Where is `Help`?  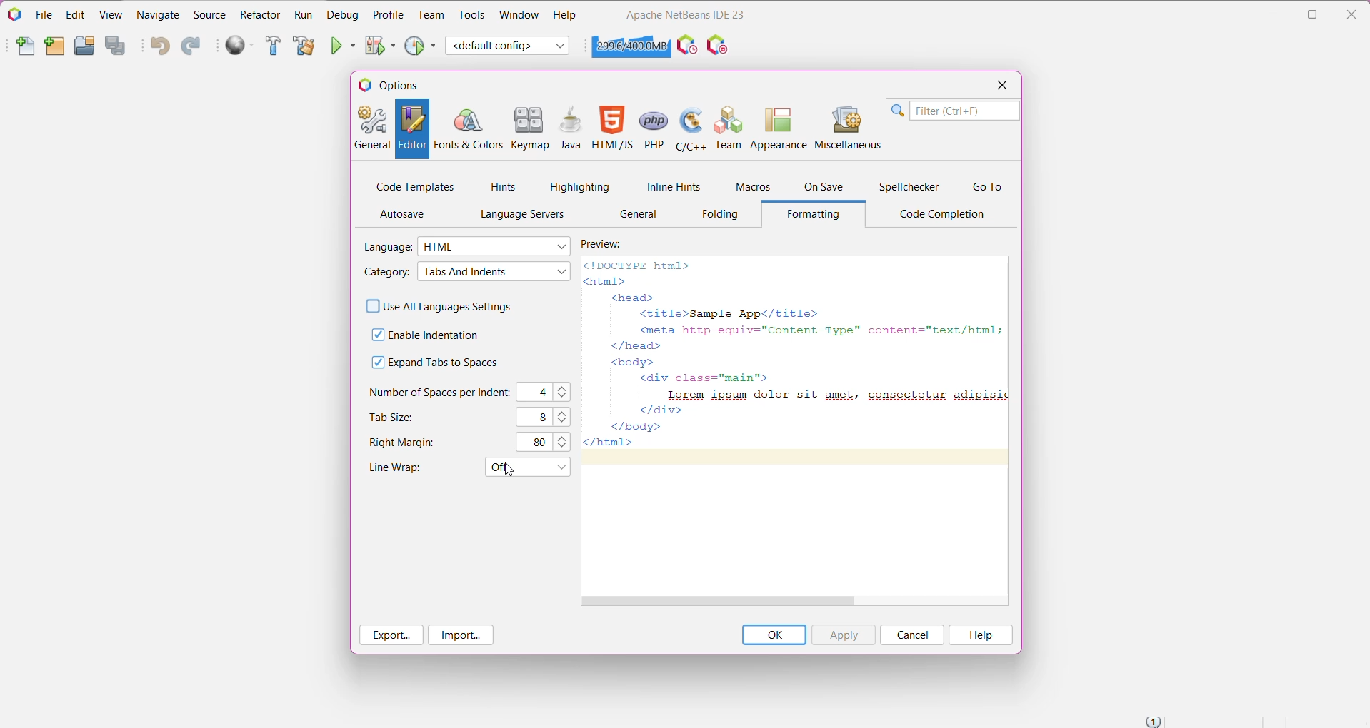
Help is located at coordinates (565, 16).